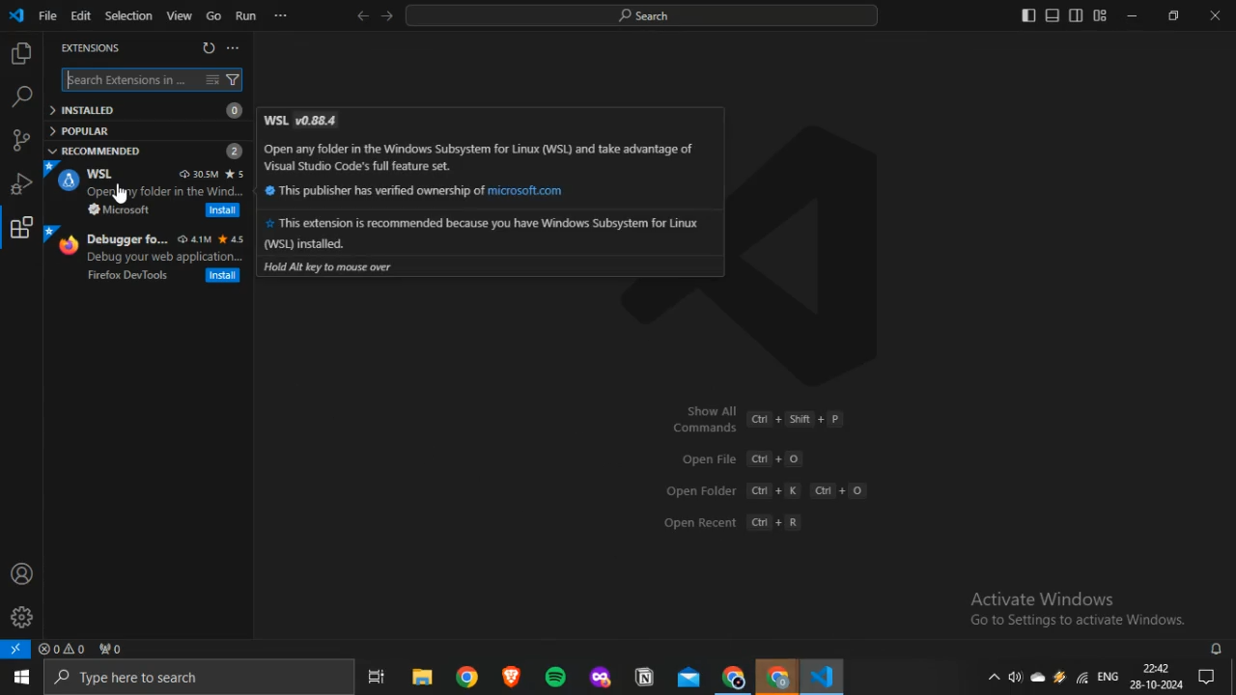  I want to click on This extension is recommended because you have Windows Subsystem for Linux, so click(483, 223).